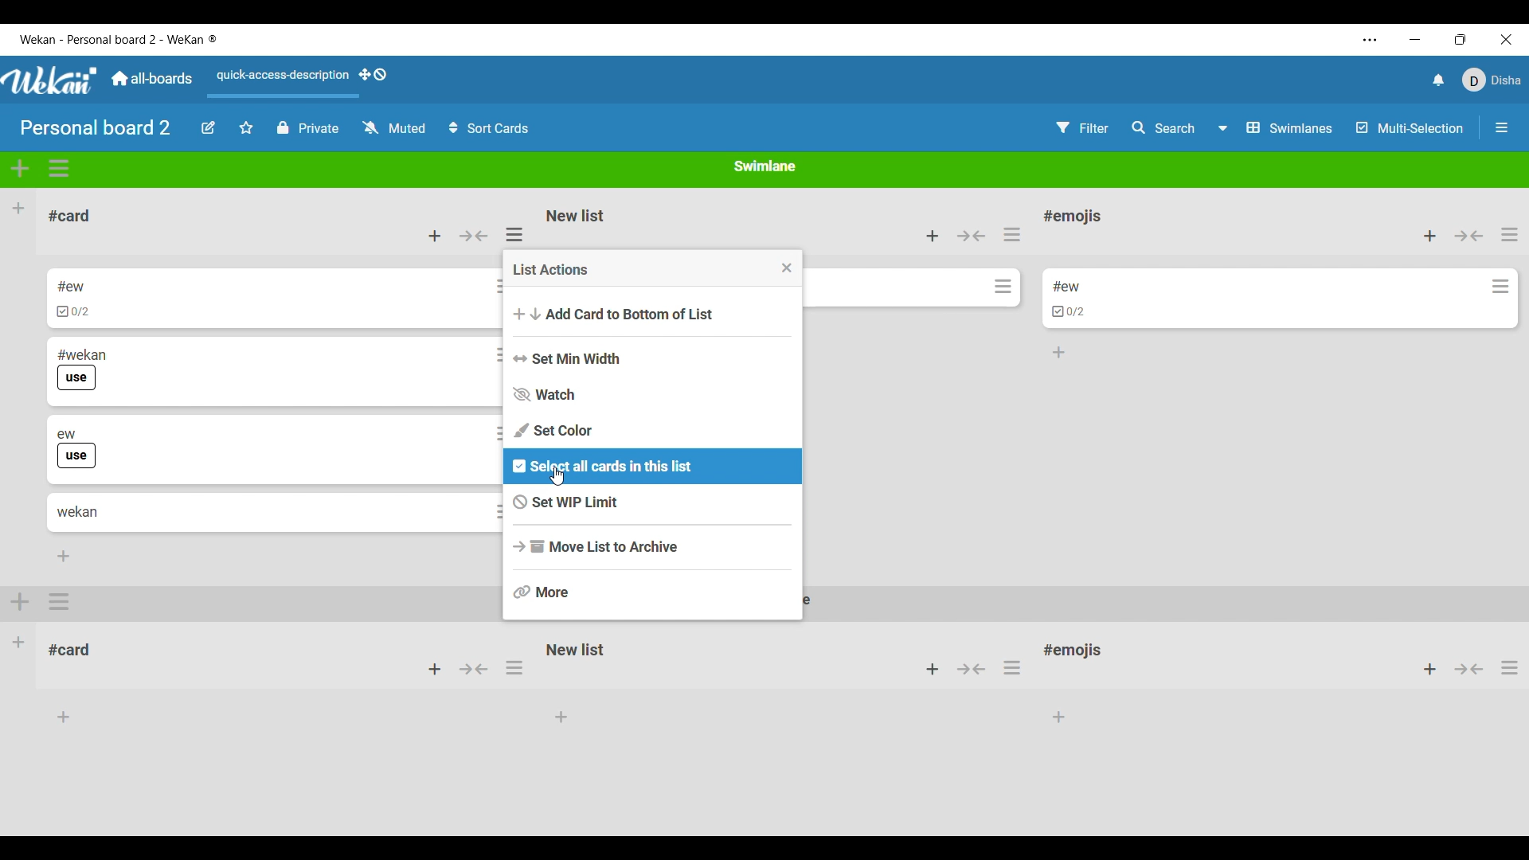 Image resolution: width=1529 pixels, height=860 pixels. What do you see at coordinates (280, 82) in the screenshot?
I see `Quick access description` at bounding box center [280, 82].